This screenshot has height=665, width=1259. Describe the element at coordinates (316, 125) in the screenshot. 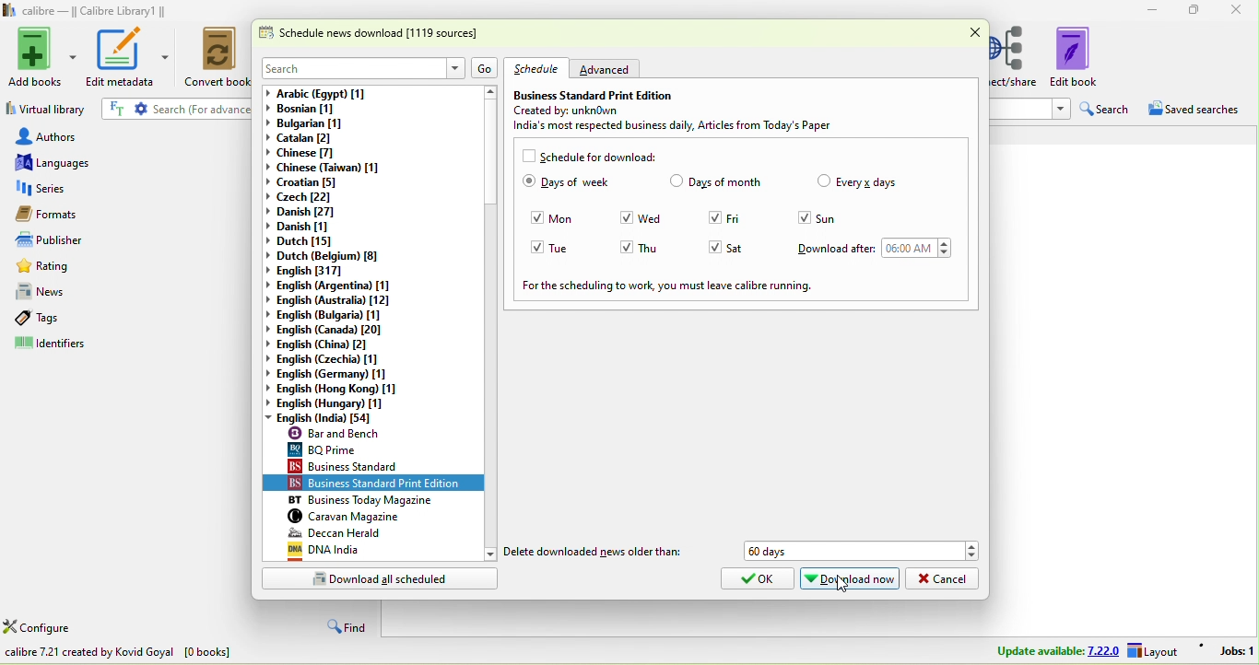

I see `bulgarian [1]` at that location.